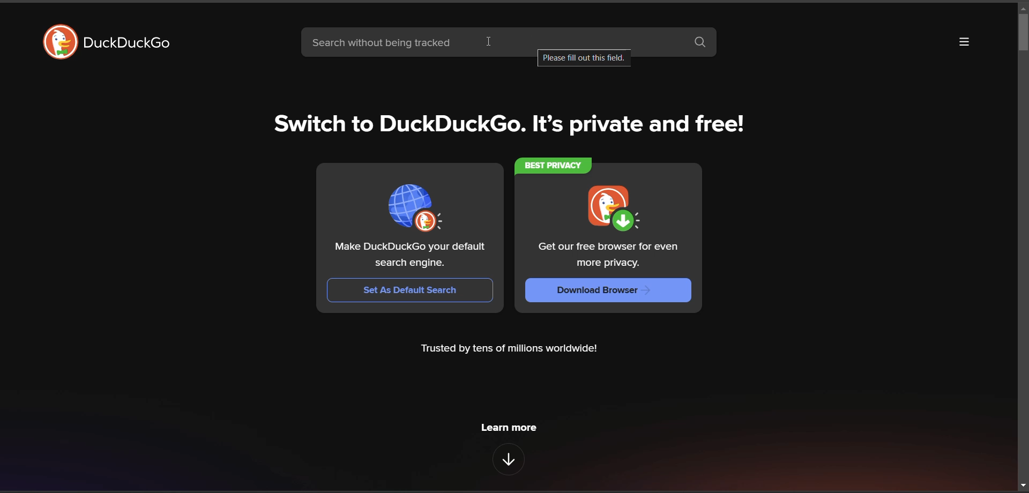  What do you see at coordinates (103, 44) in the screenshot?
I see `logo and title` at bounding box center [103, 44].